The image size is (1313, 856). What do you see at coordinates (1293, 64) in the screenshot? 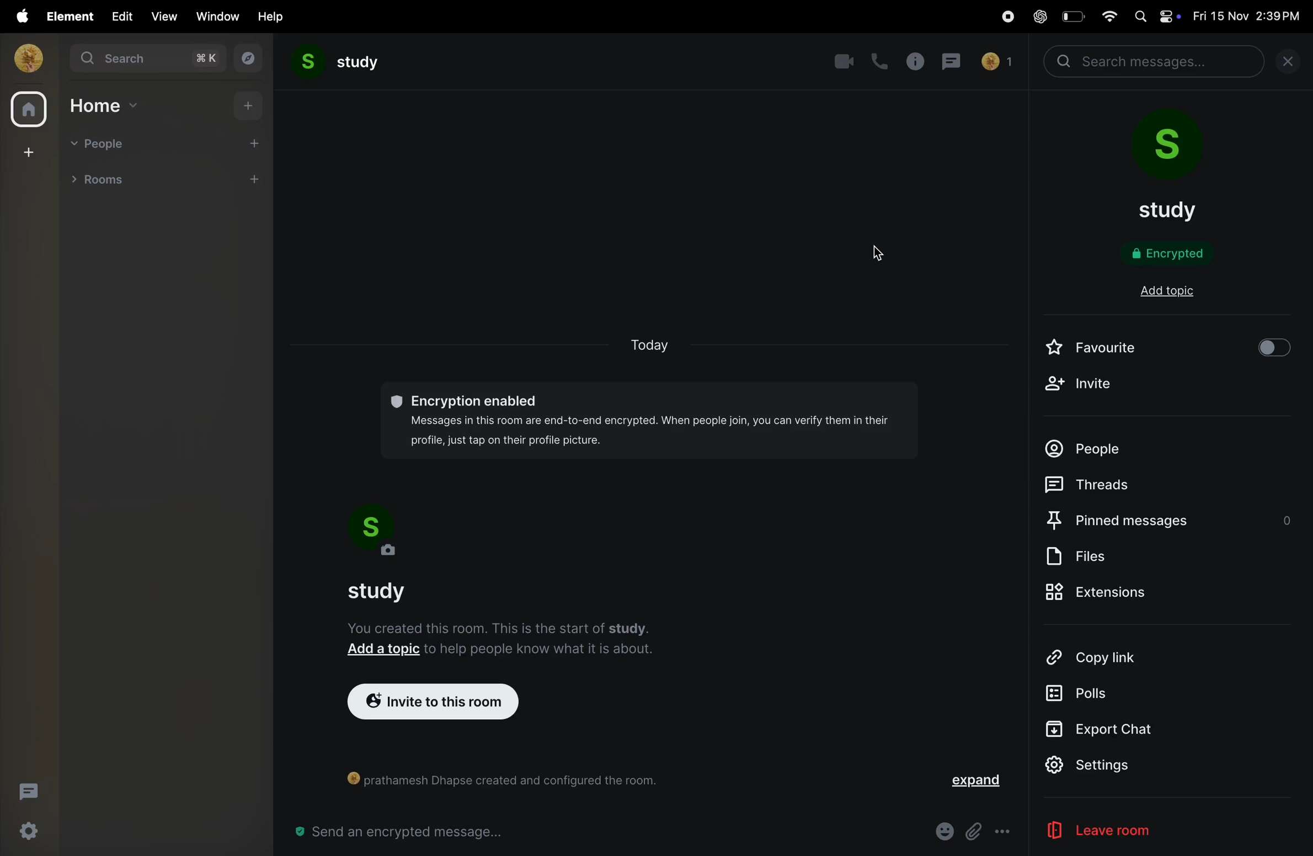
I see `close` at bounding box center [1293, 64].